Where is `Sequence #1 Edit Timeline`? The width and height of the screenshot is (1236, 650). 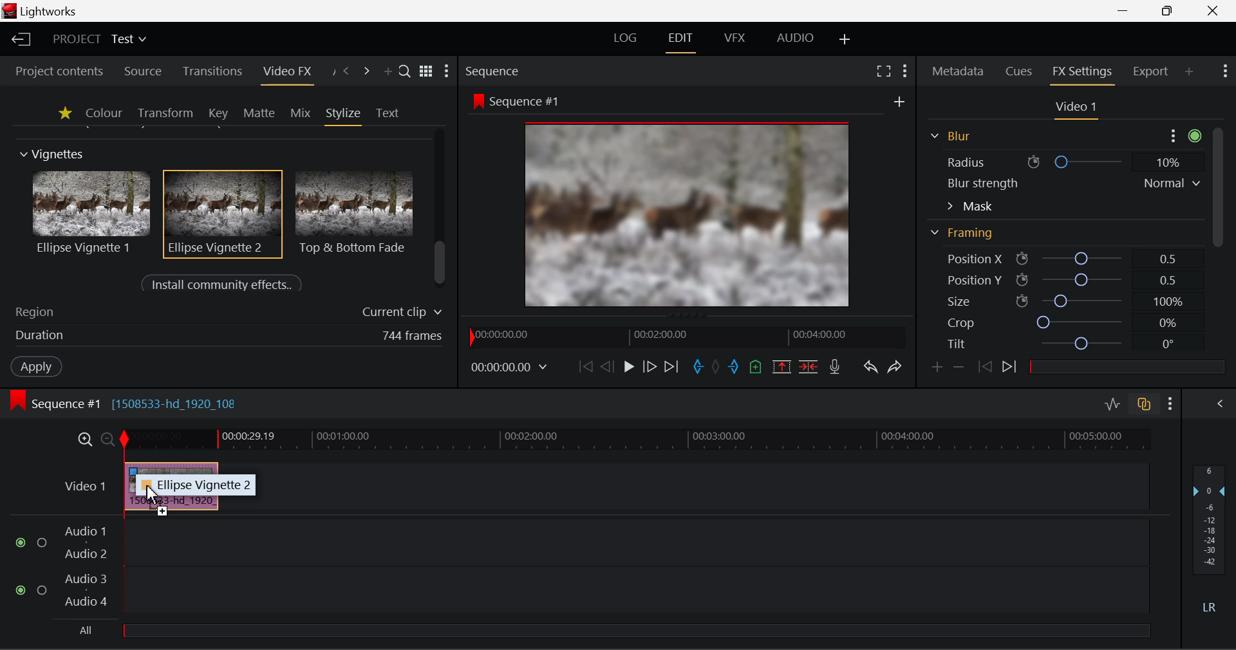 Sequence #1 Edit Timeline is located at coordinates (128, 402).